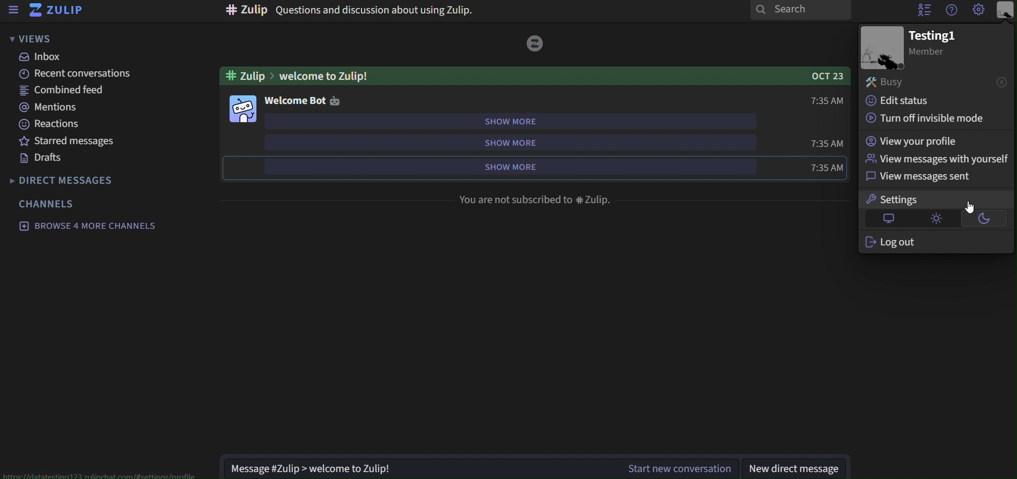 The width and height of the screenshot is (1017, 479). What do you see at coordinates (935, 242) in the screenshot?
I see `log out` at bounding box center [935, 242].